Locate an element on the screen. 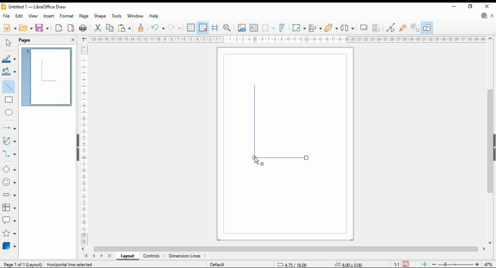 Image resolution: width=496 pixels, height=268 pixels. minimize is located at coordinates (454, 7).